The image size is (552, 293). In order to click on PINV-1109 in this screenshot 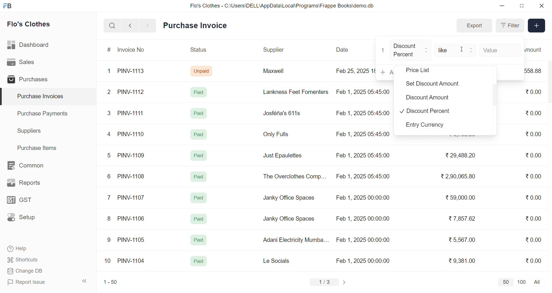, I will do `click(132, 155)`.